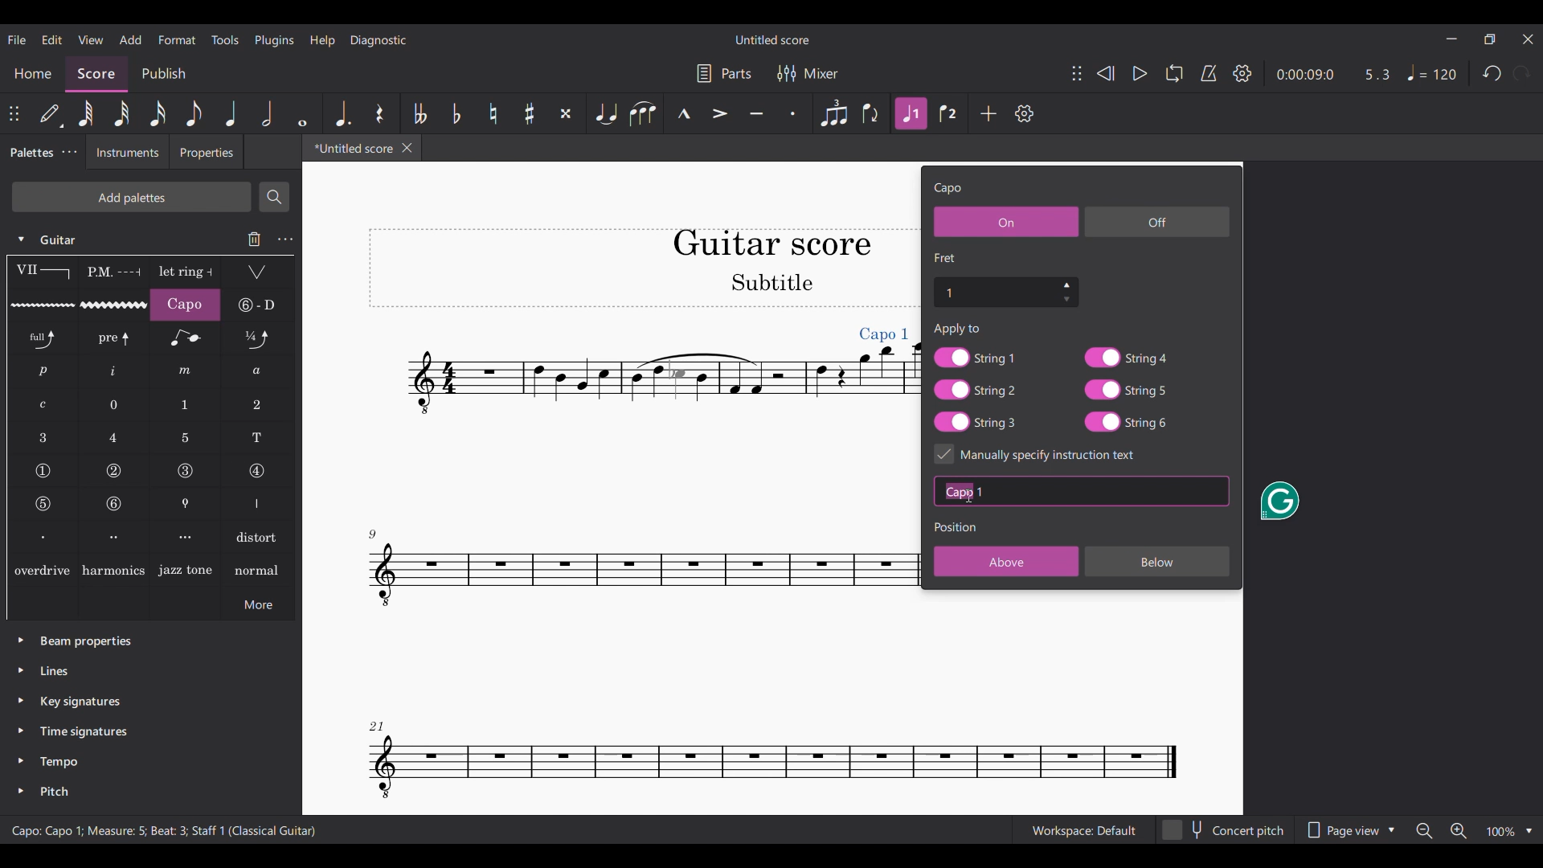  What do you see at coordinates (114, 305) in the screenshot?
I see `Guitar vibrato wide` at bounding box center [114, 305].